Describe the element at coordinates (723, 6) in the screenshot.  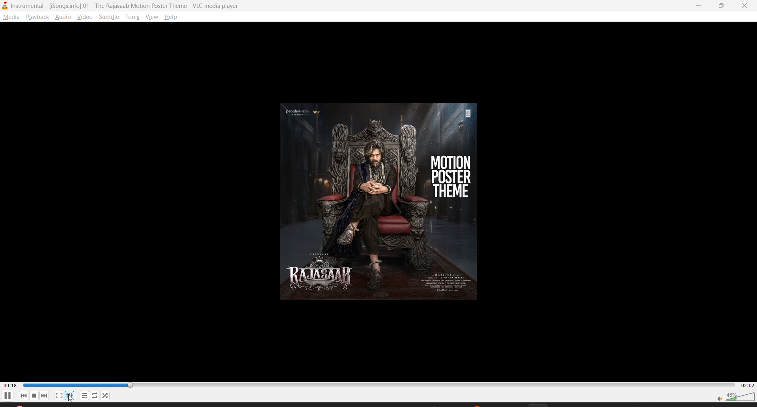
I see `maximize` at that location.